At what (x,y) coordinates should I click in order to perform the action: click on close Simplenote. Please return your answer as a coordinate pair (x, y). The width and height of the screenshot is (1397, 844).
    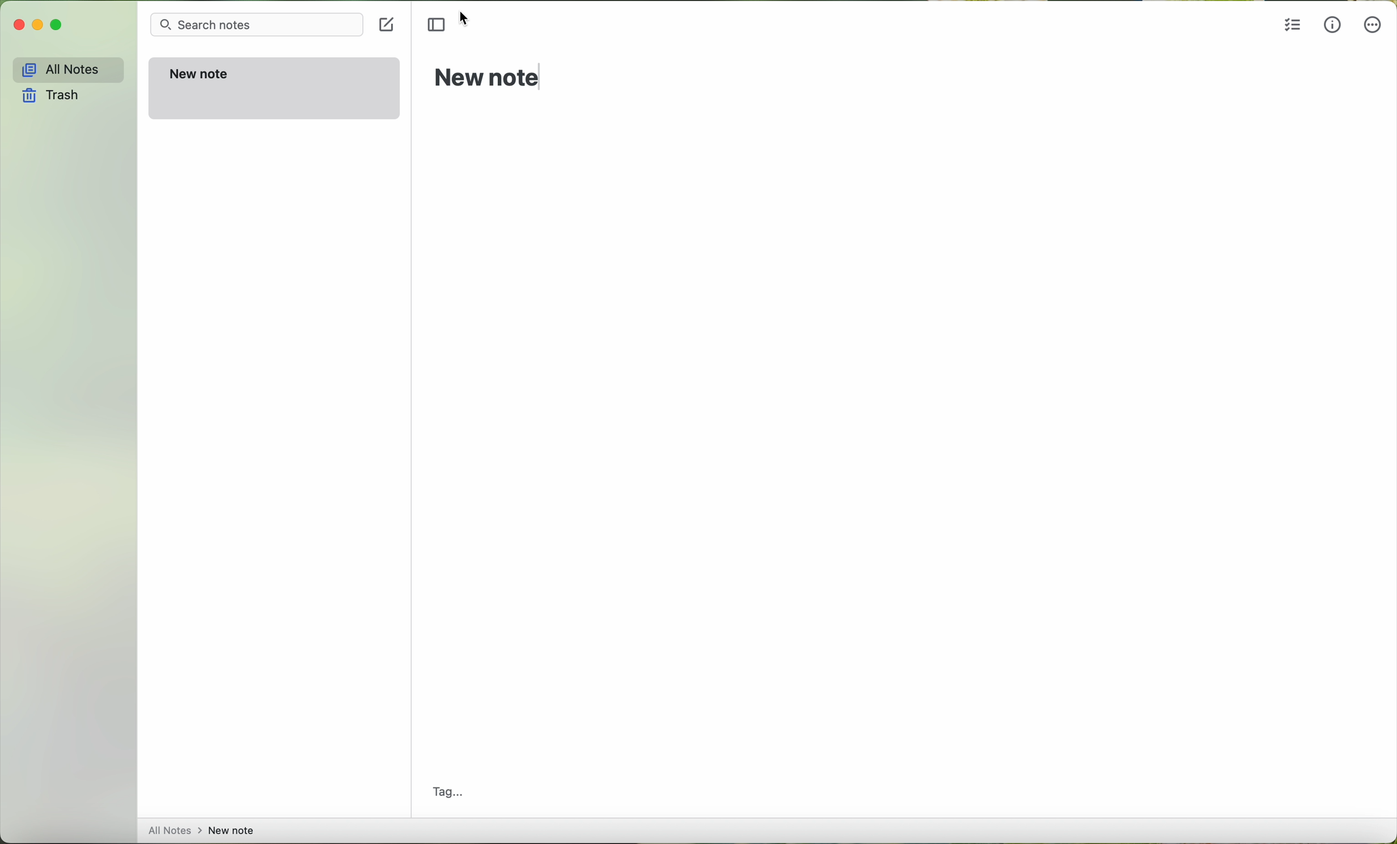
    Looking at the image, I should click on (18, 25).